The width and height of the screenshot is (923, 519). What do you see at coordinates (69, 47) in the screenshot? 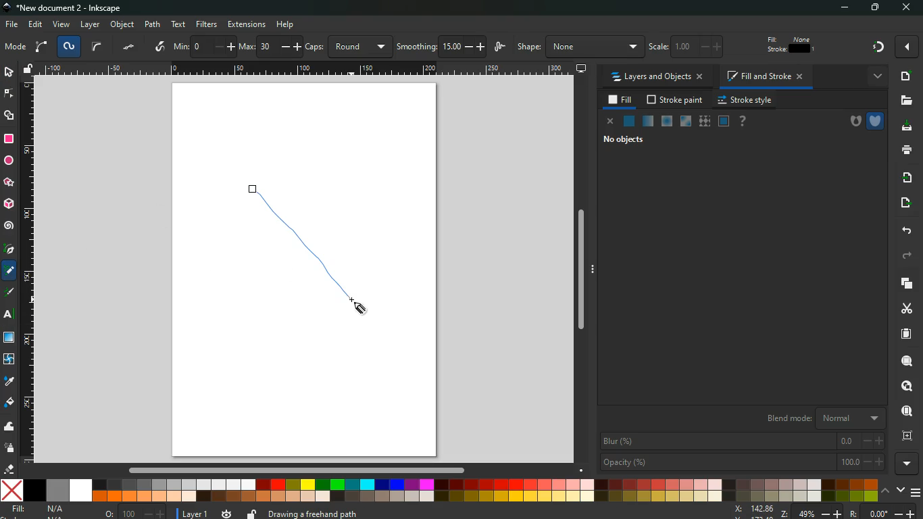
I see `spyro path` at bounding box center [69, 47].